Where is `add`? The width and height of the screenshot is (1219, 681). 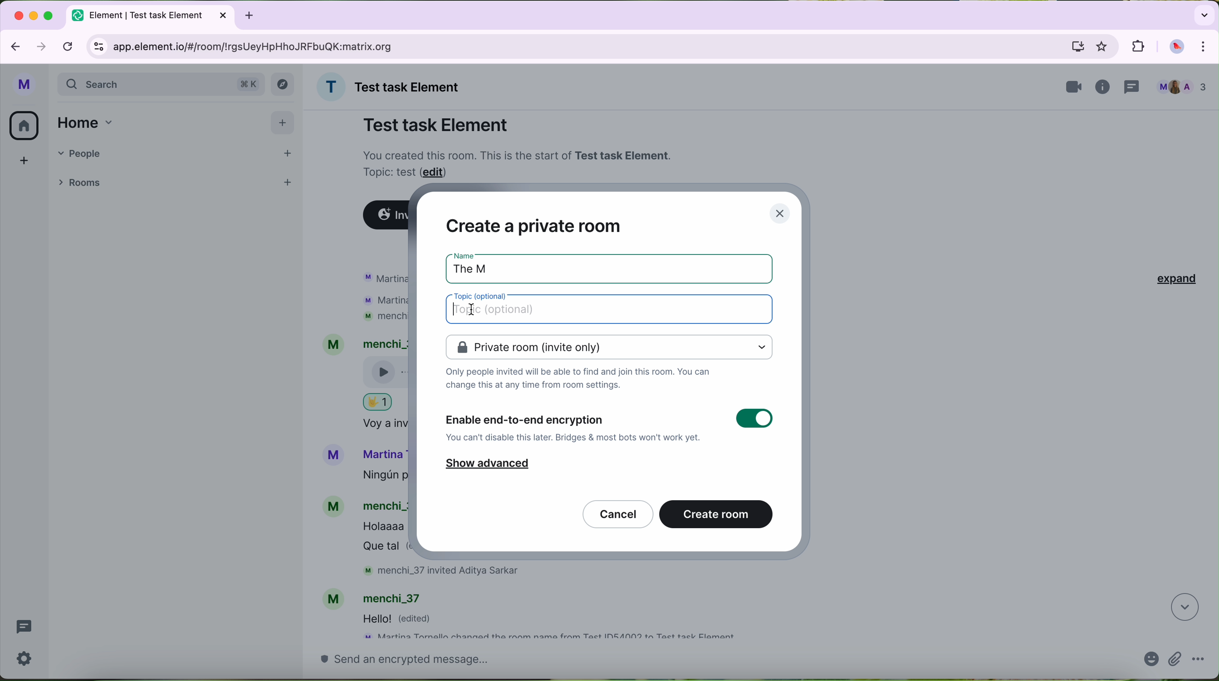 add is located at coordinates (20, 165).